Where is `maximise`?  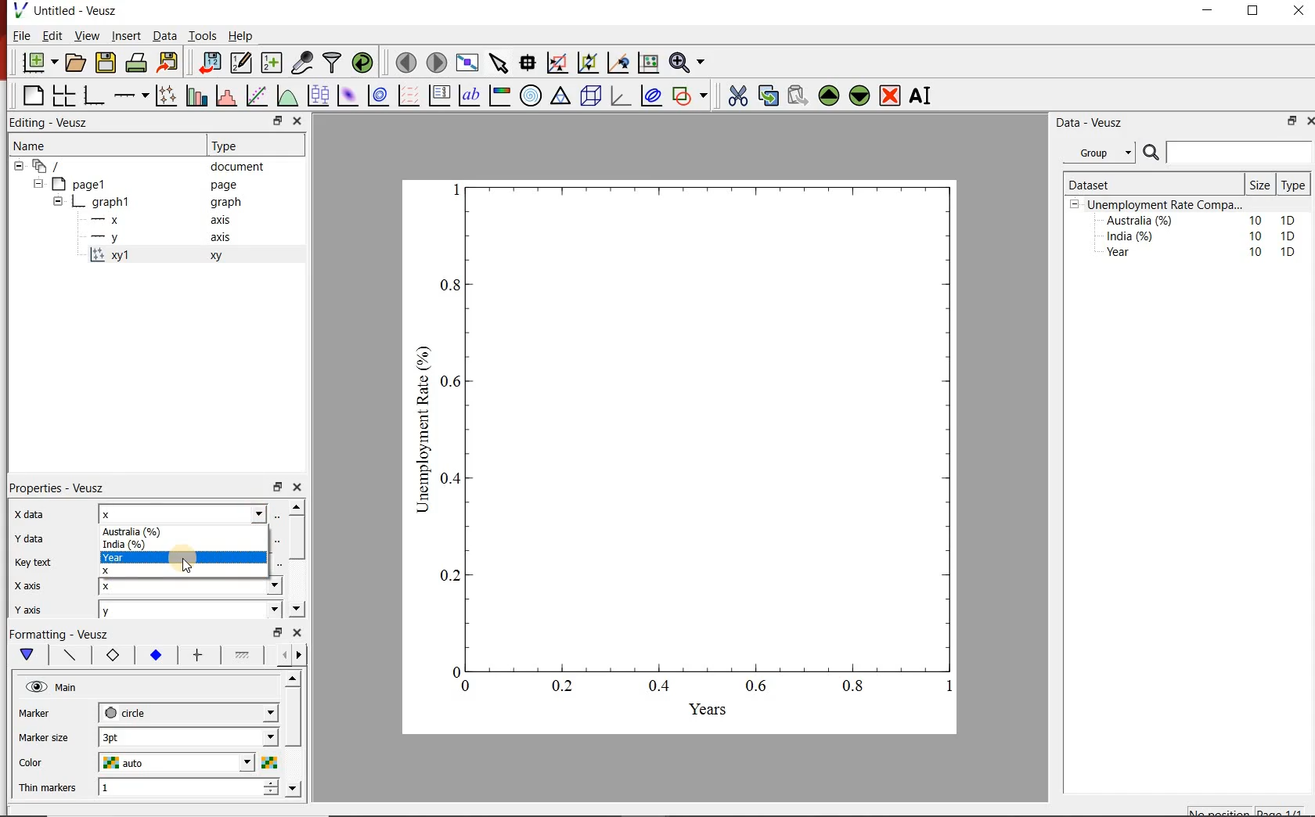
maximise is located at coordinates (1255, 14).